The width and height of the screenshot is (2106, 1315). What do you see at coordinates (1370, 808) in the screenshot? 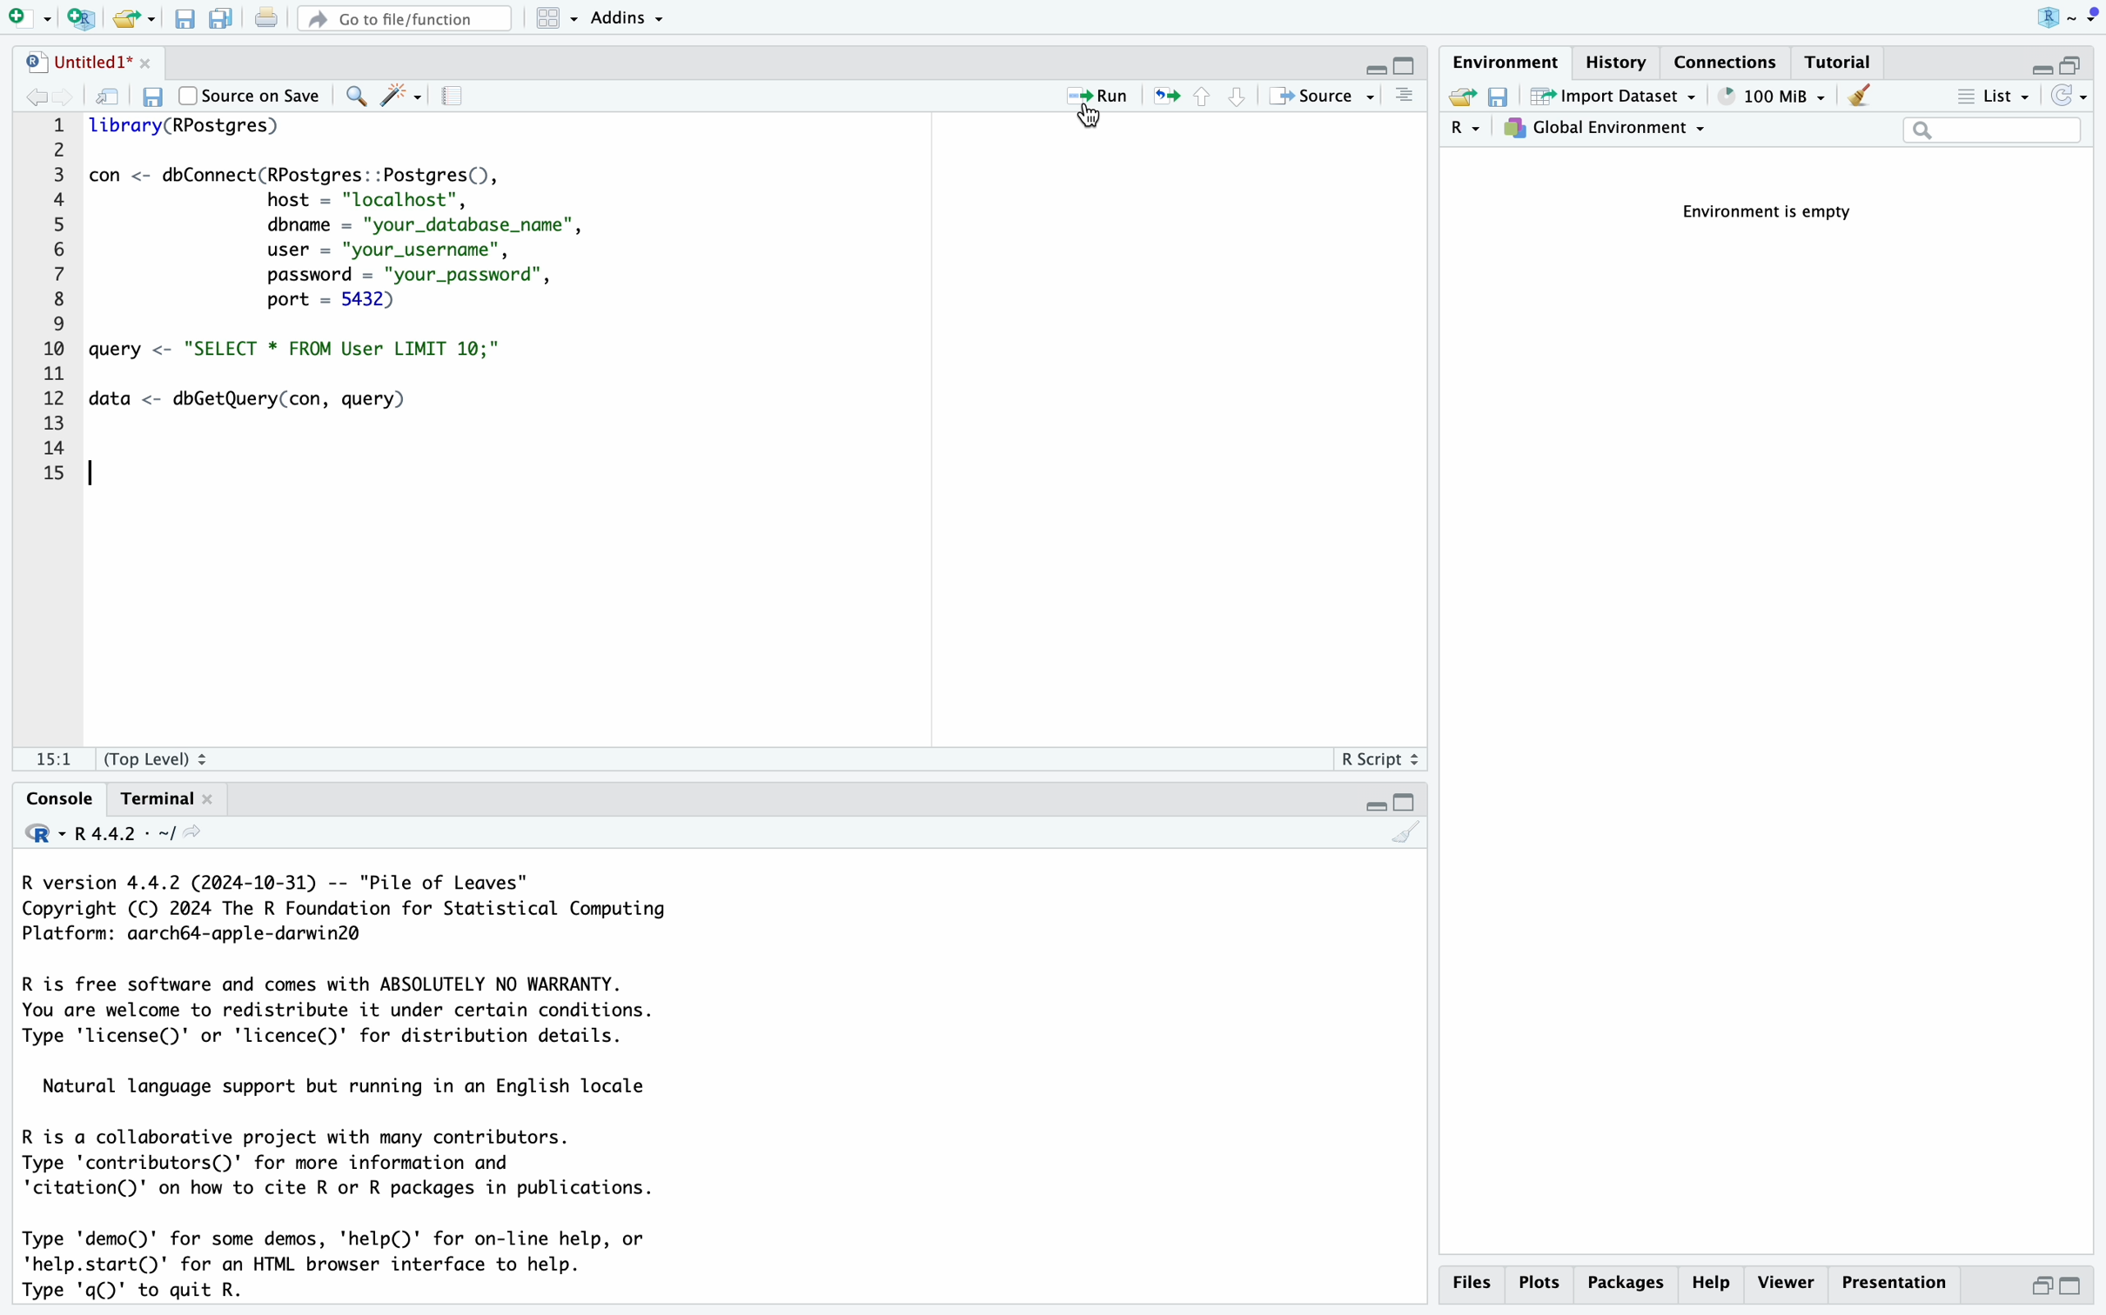
I see `minimize` at bounding box center [1370, 808].